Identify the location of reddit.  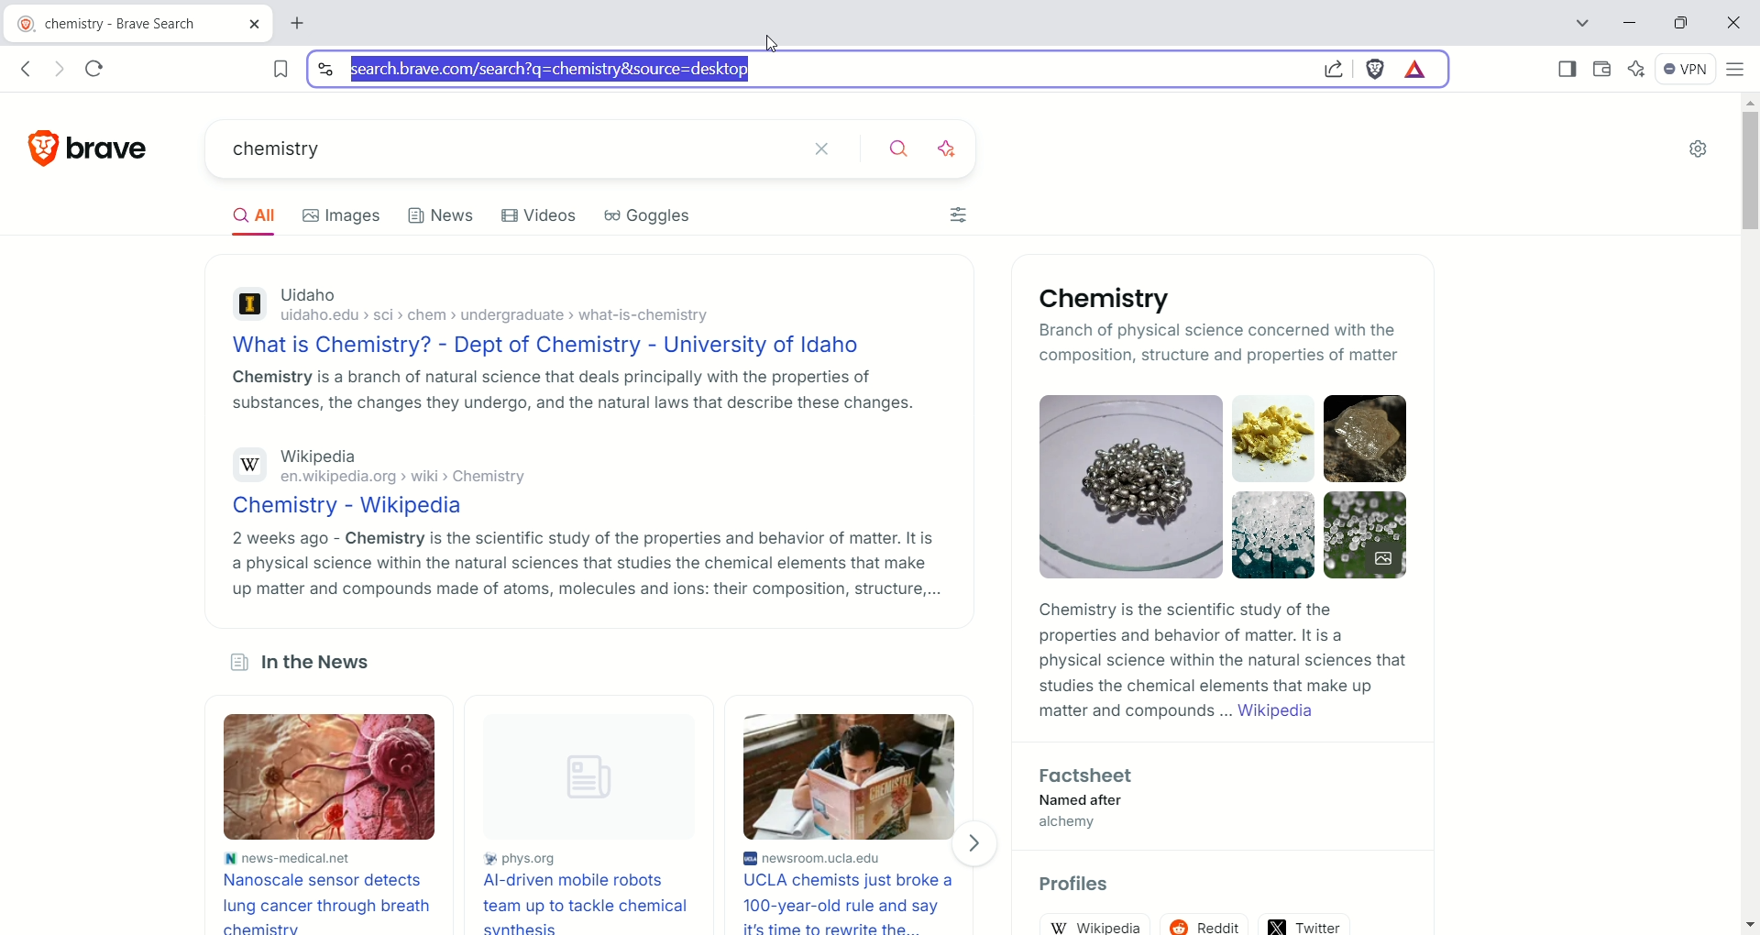
(1206, 925).